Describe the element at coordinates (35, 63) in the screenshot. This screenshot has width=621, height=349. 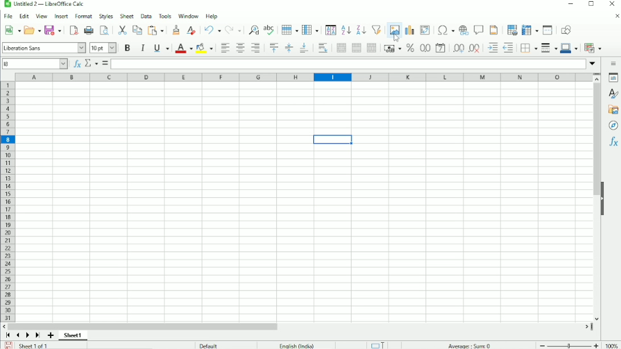
I see `Active cell` at that location.